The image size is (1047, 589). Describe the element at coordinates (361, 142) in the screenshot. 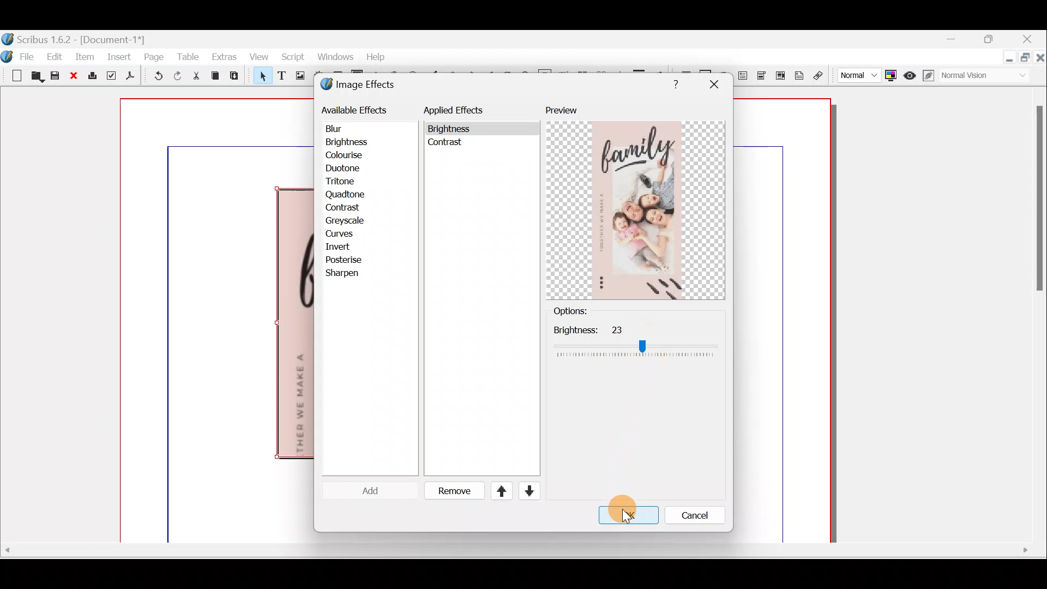

I see `Brightness` at that location.